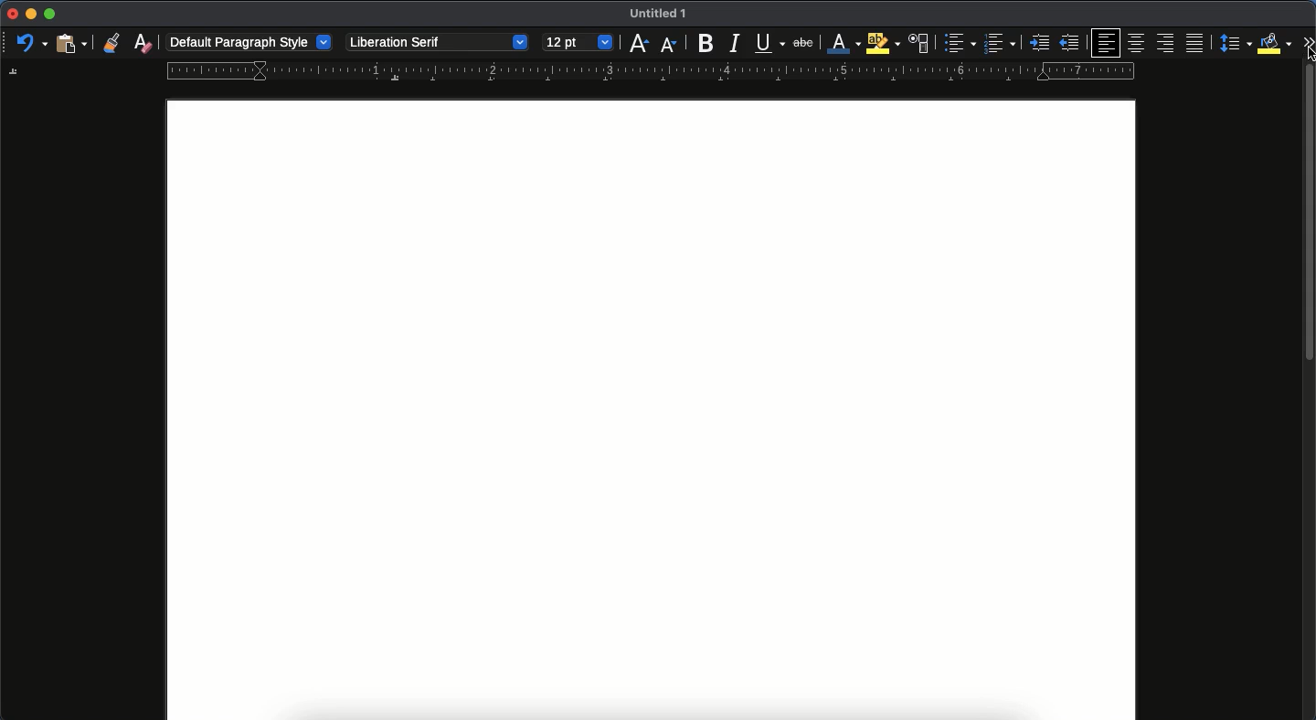  I want to click on maximize, so click(49, 15).